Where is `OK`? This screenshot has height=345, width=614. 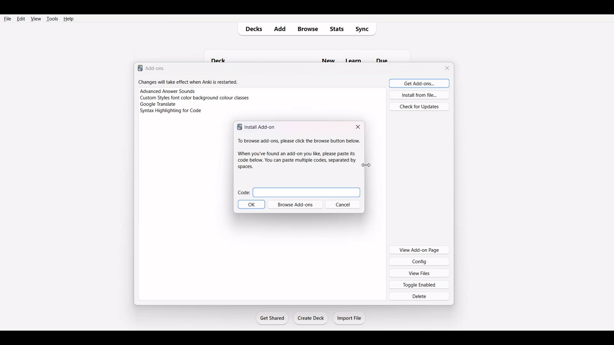
OK is located at coordinates (251, 205).